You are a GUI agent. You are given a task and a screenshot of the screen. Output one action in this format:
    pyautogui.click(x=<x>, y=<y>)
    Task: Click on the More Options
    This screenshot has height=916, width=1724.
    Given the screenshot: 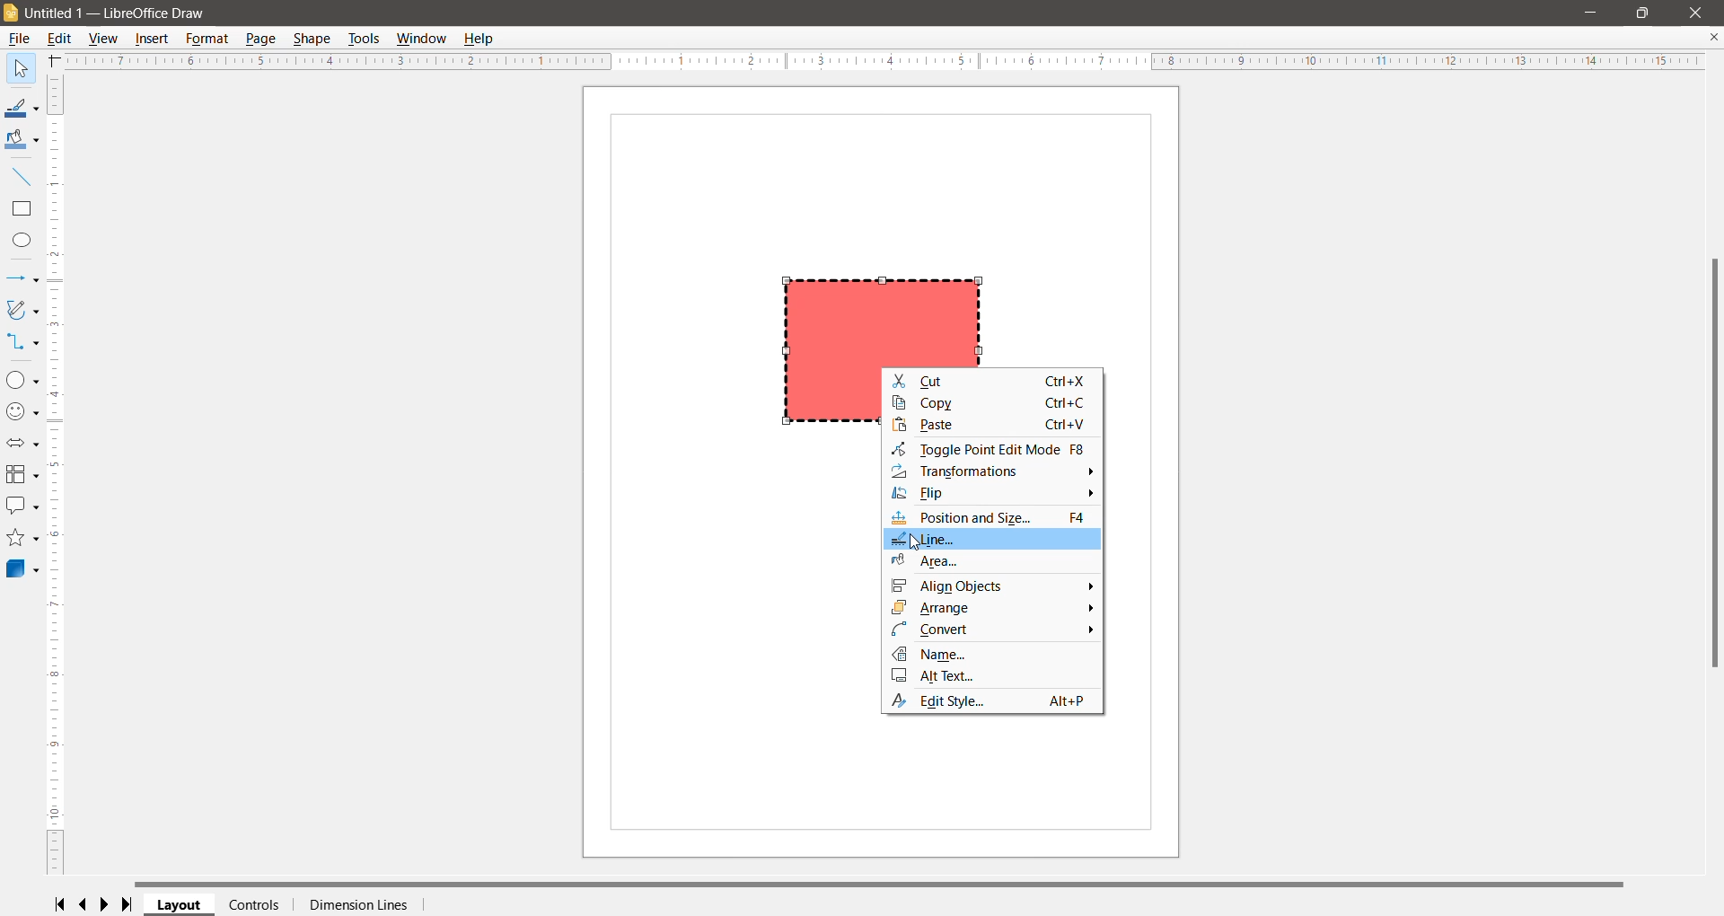 What is the action you would take?
    pyautogui.click(x=1090, y=484)
    